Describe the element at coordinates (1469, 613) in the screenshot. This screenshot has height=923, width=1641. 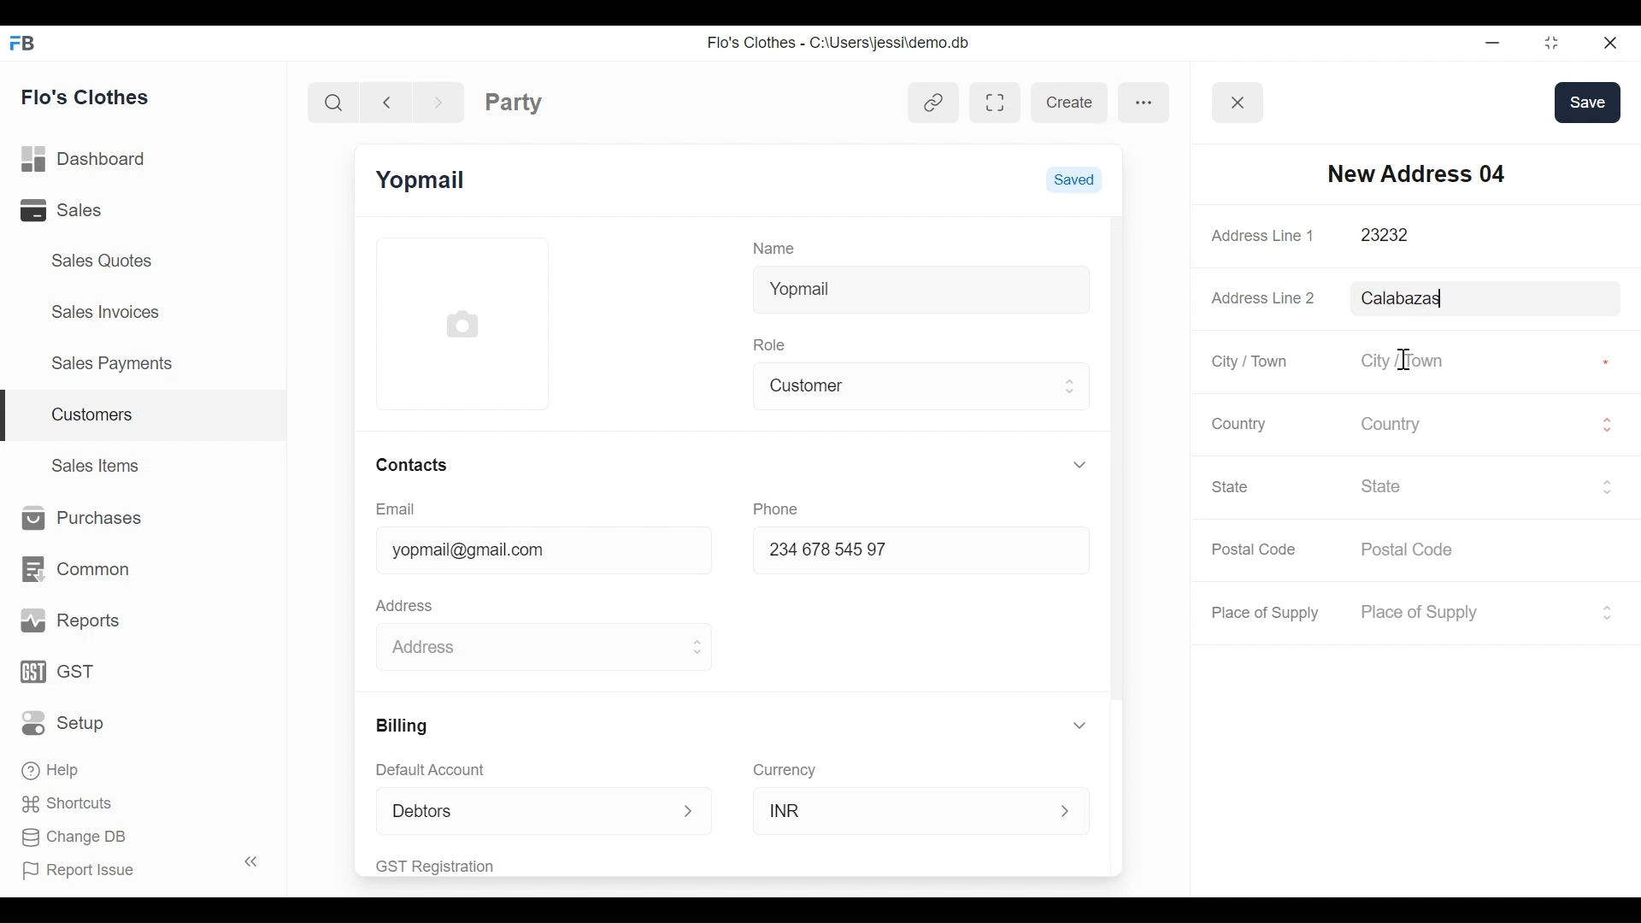
I see `Place of Supply` at that location.